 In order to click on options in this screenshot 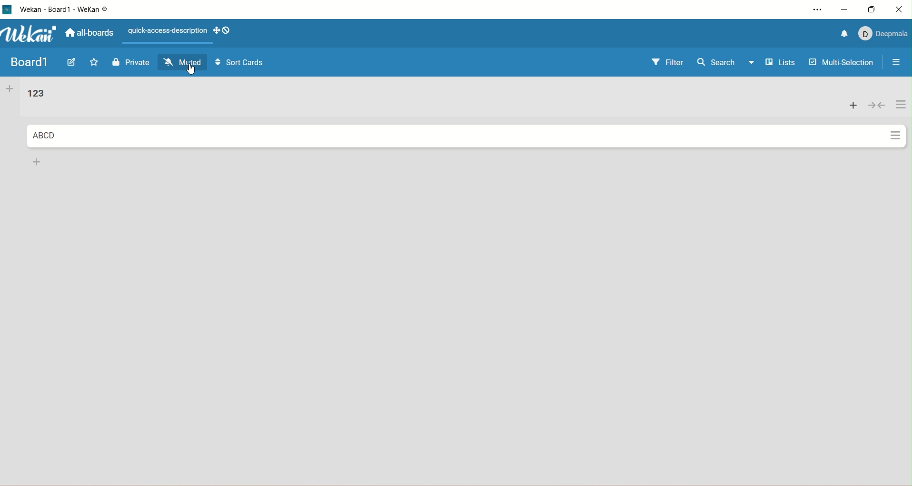, I will do `click(813, 11)`.